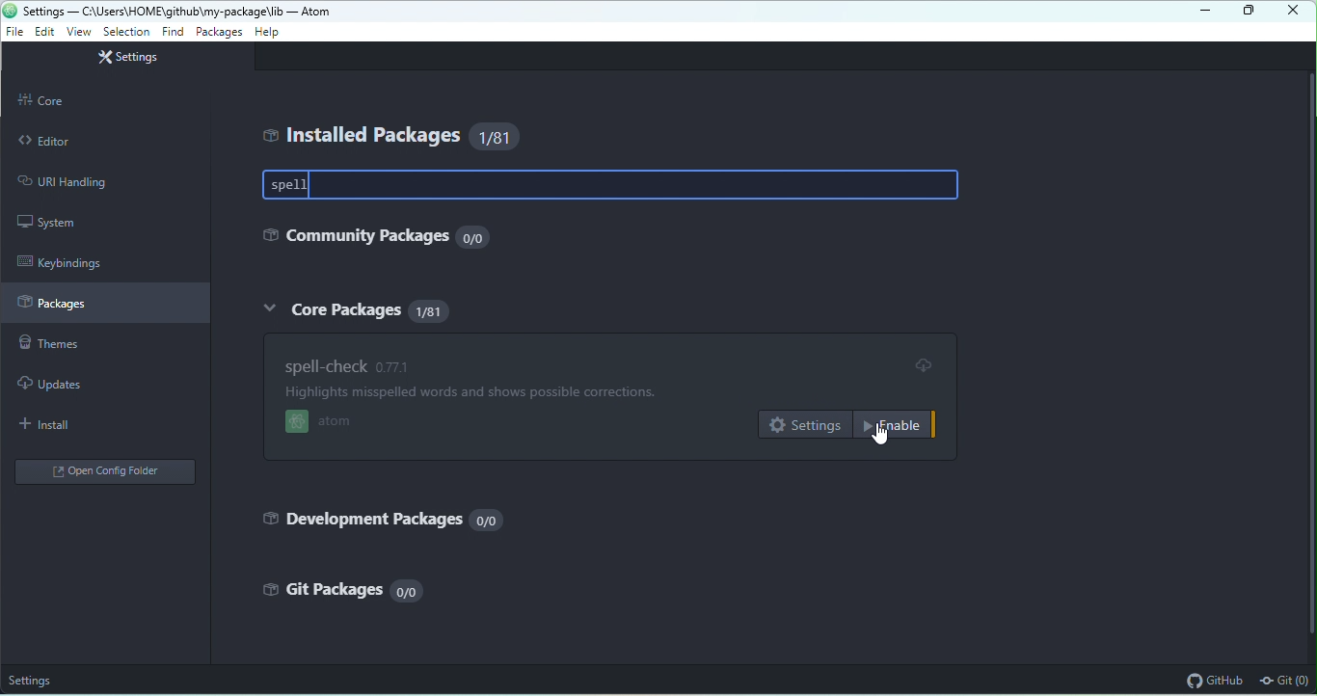 The image size is (1317, 696). Describe the element at coordinates (173, 32) in the screenshot. I see `find` at that location.